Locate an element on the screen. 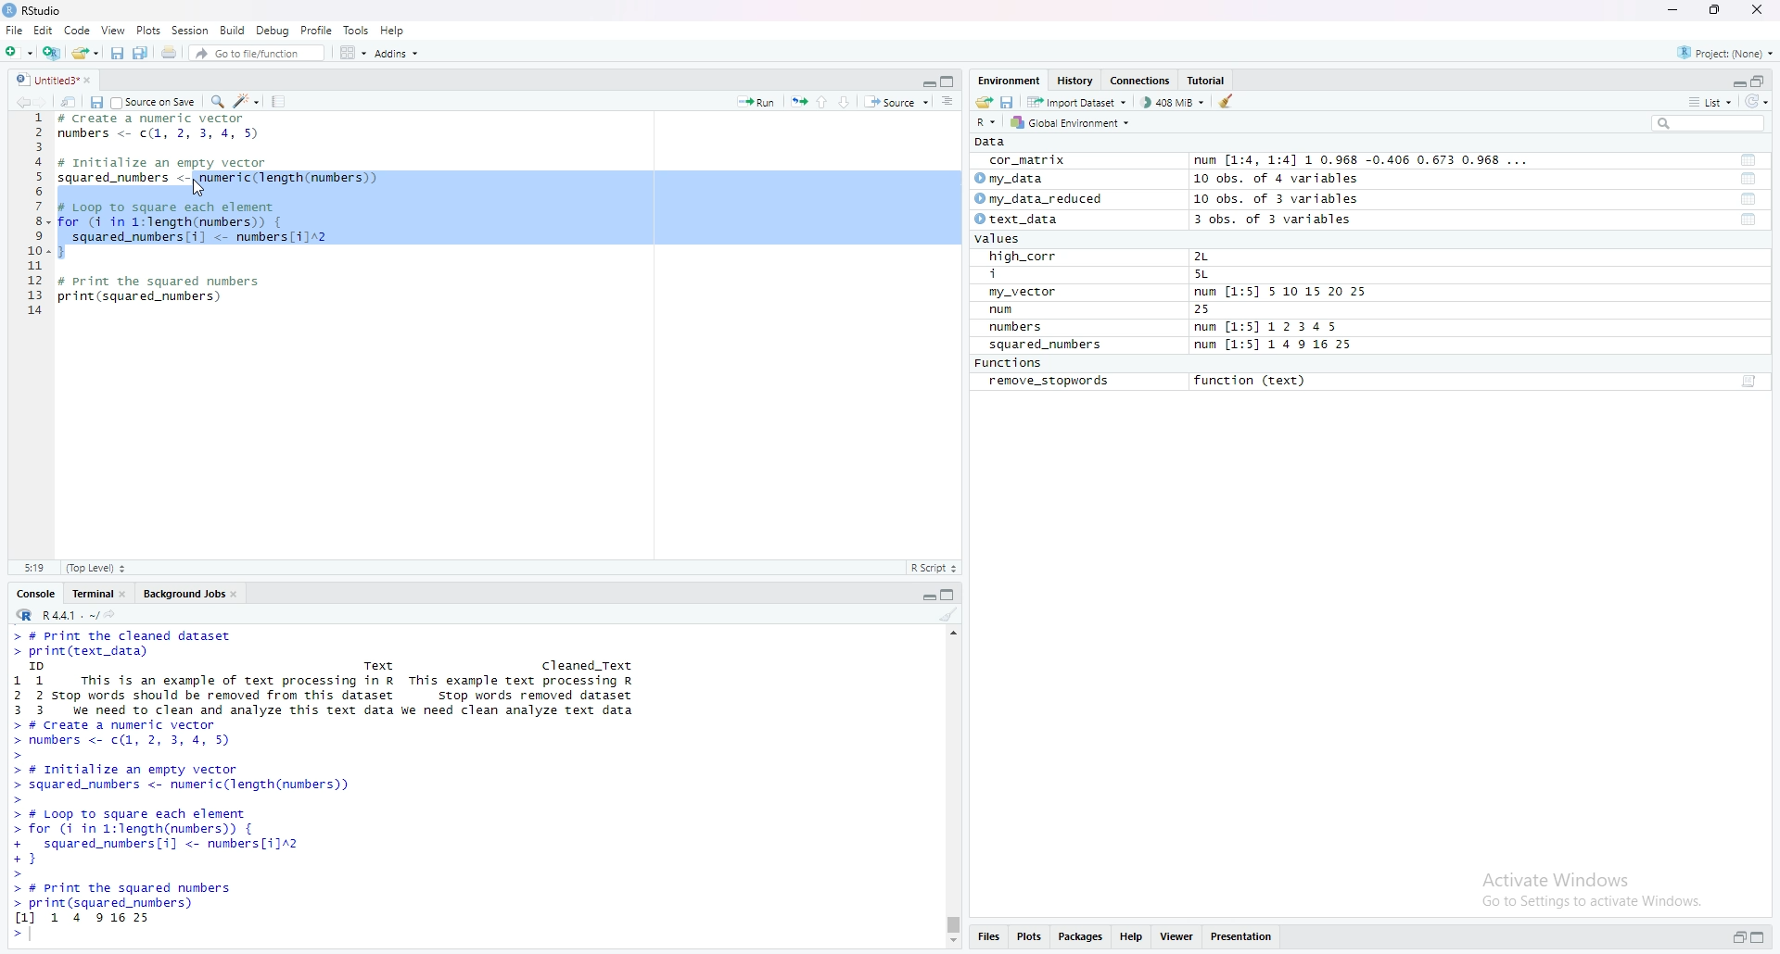 The image size is (1780, 954). > # print the cleaned dataset> print(text_data)™ Text Cleaned_Text11 This is an example of text processing in R This example text processing R2 2 stop words should be removed from this dataset stop words removed dataset3 3 ve need to clean and analyze this text data We need clean analyze text data> # Create a numeric vector> numbers <- c(1, 2, 3, 4, 5)> # Initialize an empty vector> squared_numbers <- numer ic(length(numbers))> # Loop To square each element> for (i in 1:length(numbers)) {+ squared_numbers[i] <- nunbers[i12+}> # print the squared numbers> print(squared_numbers)1] 1 4 9 16 25 > is located at coordinates (334, 785).